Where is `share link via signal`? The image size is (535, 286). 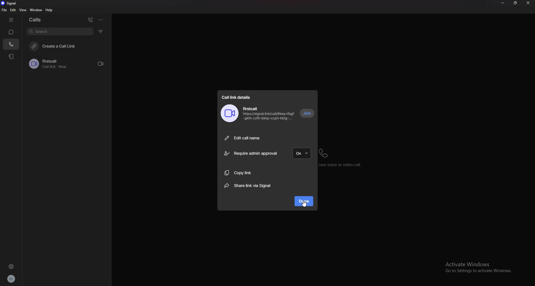
share link via signal is located at coordinates (251, 186).